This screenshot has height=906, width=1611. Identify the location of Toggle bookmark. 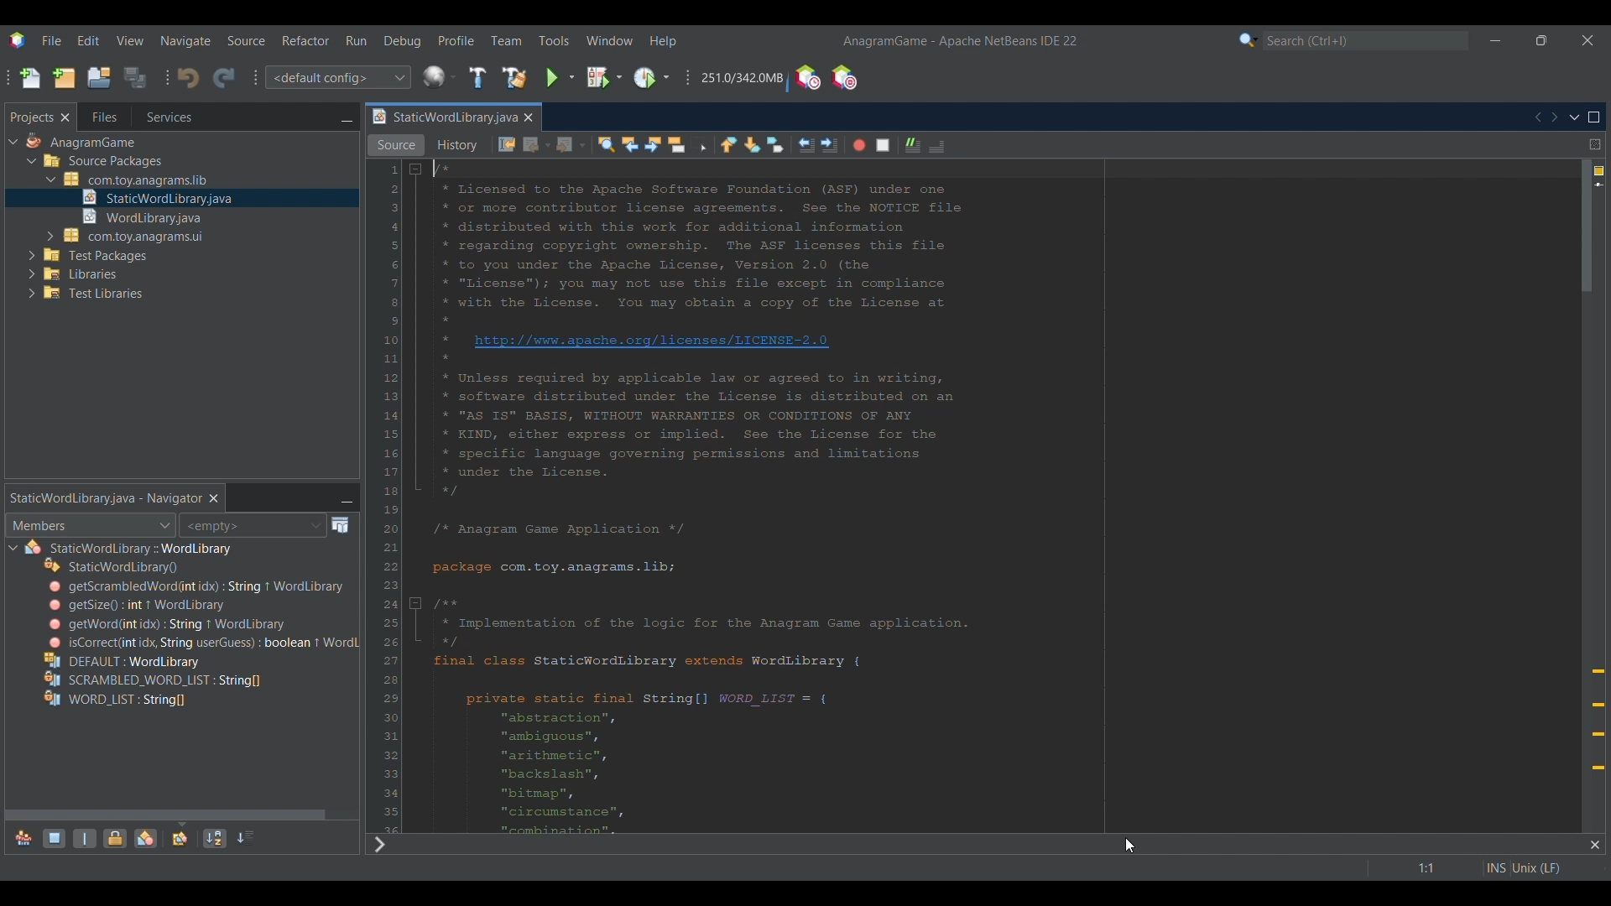
(775, 145).